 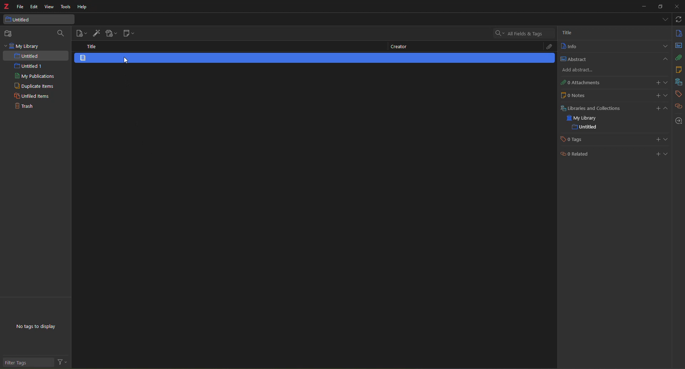 I want to click on untitled, so click(x=24, y=20).